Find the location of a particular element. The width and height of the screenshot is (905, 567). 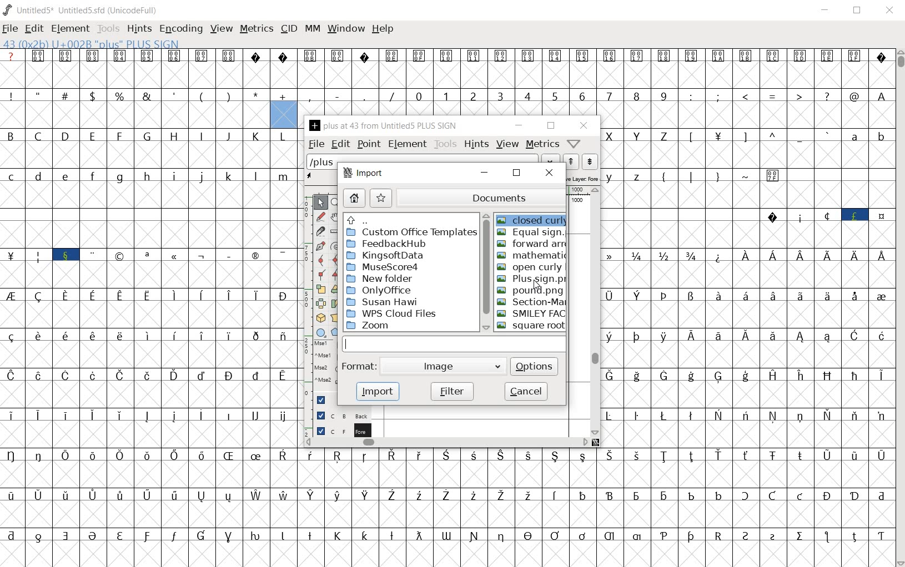

scroll by hand is located at coordinates (335, 218).